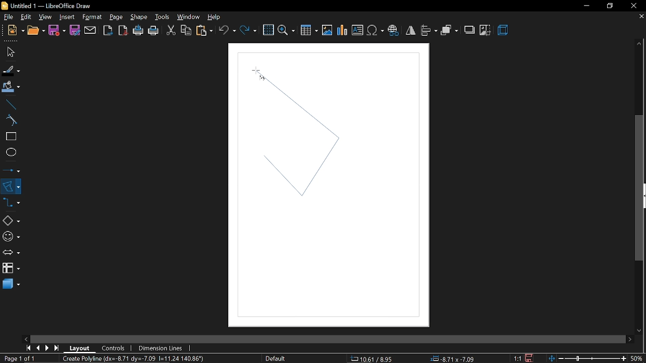 This screenshot has height=363, width=646. Describe the element at coordinates (640, 188) in the screenshot. I see `vertical scrollbar` at that location.